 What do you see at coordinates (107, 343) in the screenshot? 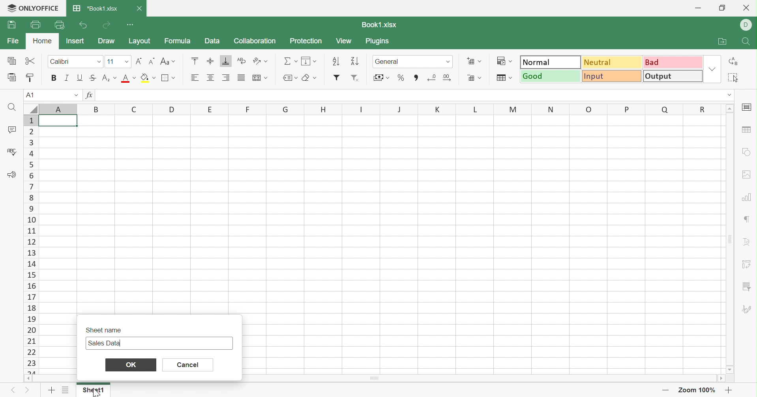
I see `Sales Data` at bounding box center [107, 343].